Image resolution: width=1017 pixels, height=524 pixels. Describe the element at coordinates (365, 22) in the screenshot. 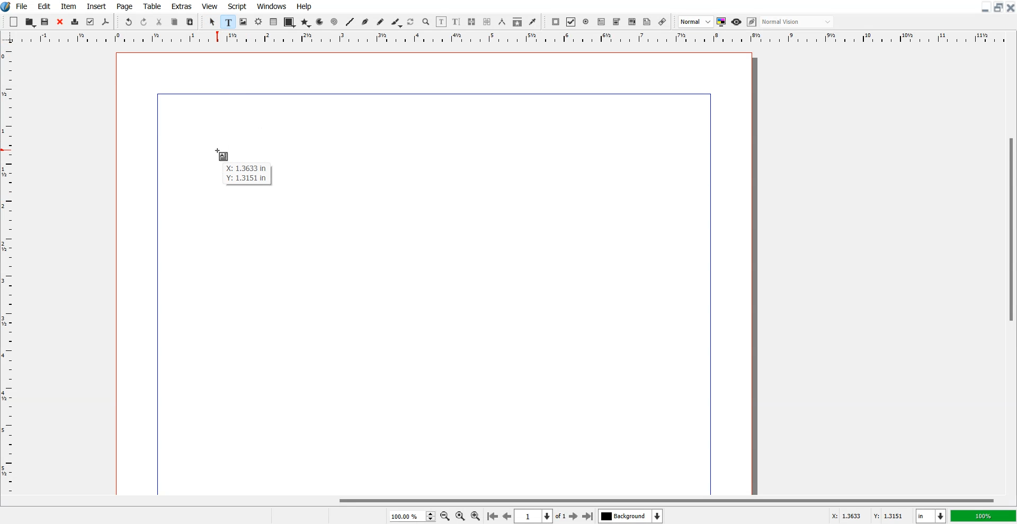

I see `Bezier curve` at that location.